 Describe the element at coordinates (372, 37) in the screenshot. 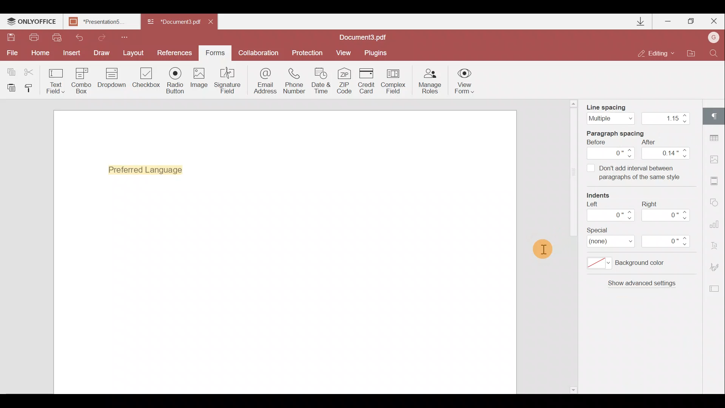

I see `Document3.pdf` at that location.